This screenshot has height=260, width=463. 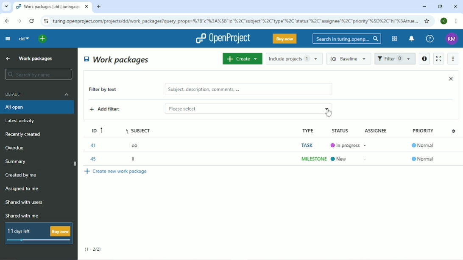 What do you see at coordinates (46, 21) in the screenshot?
I see `View site information` at bounding box center [46, 21].